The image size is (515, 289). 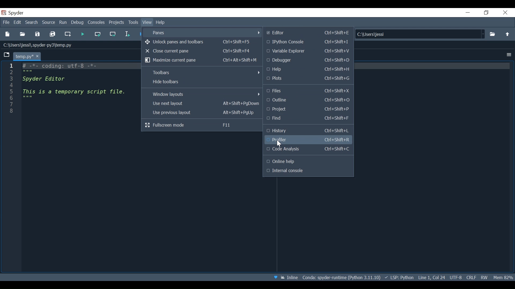 What do you see at coordinates (78, 22) in the screenshot?
I see `Debug` at bounding box center [78, 22].